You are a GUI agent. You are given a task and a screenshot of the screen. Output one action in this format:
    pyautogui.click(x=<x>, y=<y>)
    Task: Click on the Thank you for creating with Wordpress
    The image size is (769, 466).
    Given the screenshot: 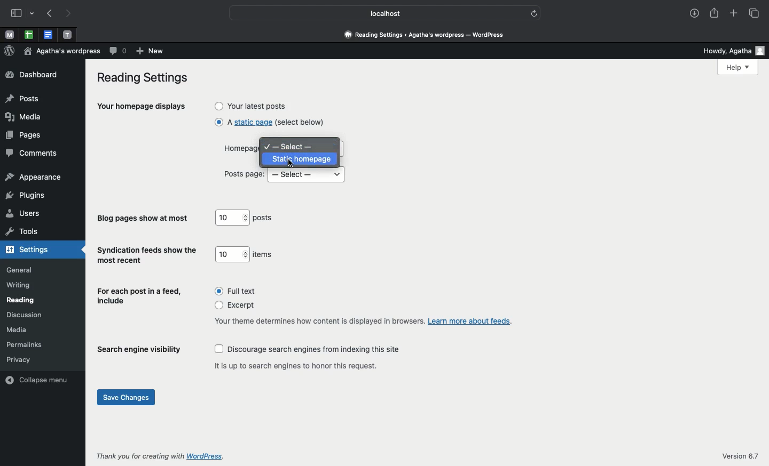 What is the action you would take?
    pyautogui.click(x=162, y=456)
    